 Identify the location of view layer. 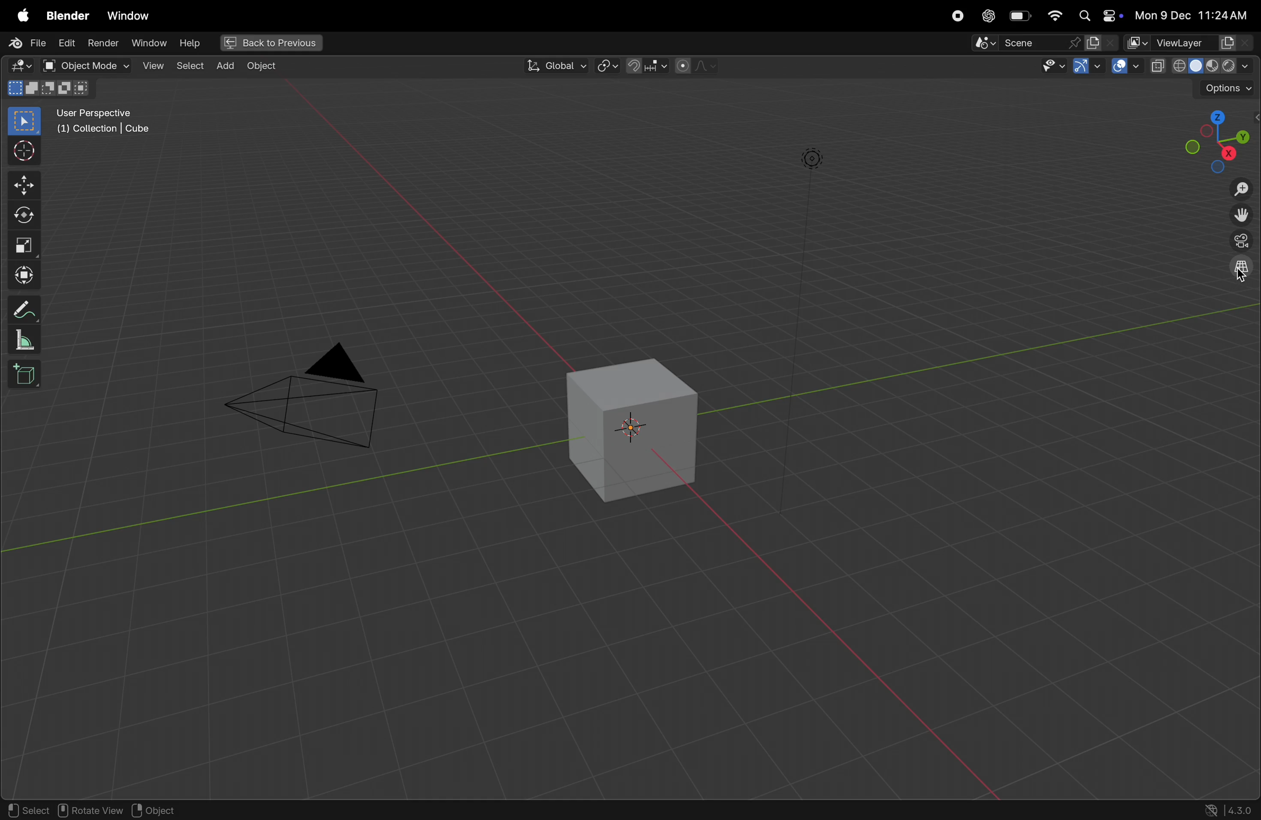
(1191, 42).